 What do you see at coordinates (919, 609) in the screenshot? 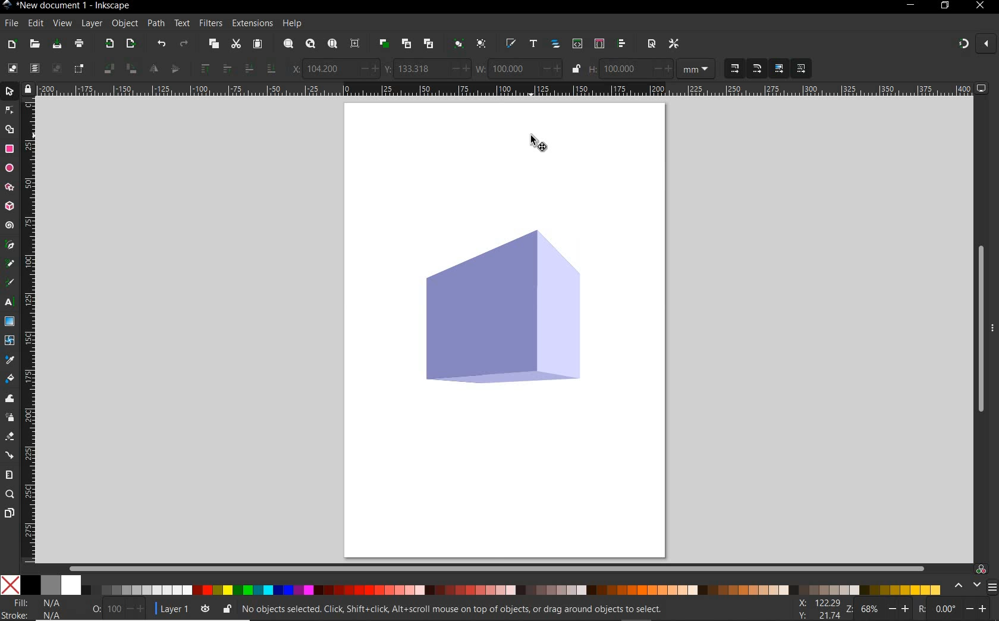
I see `rotation` at bounding box center [919, 609].